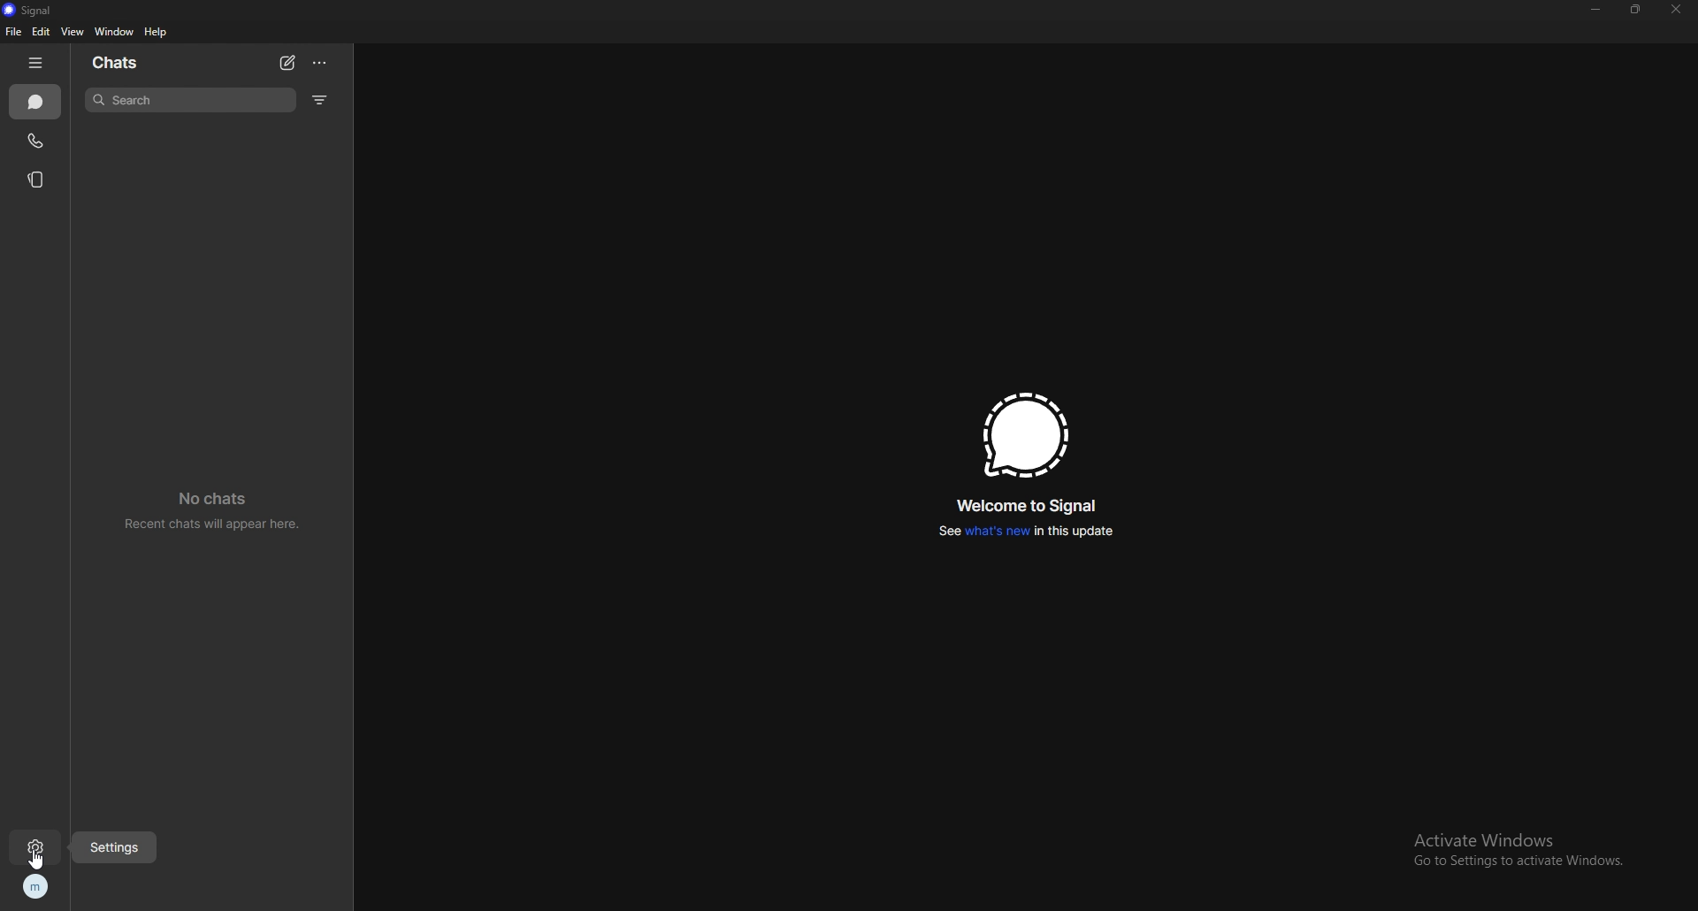  Describe the element at coordinates (1026, 531) in the screenshot. I see `see whats new in this update` at that location.